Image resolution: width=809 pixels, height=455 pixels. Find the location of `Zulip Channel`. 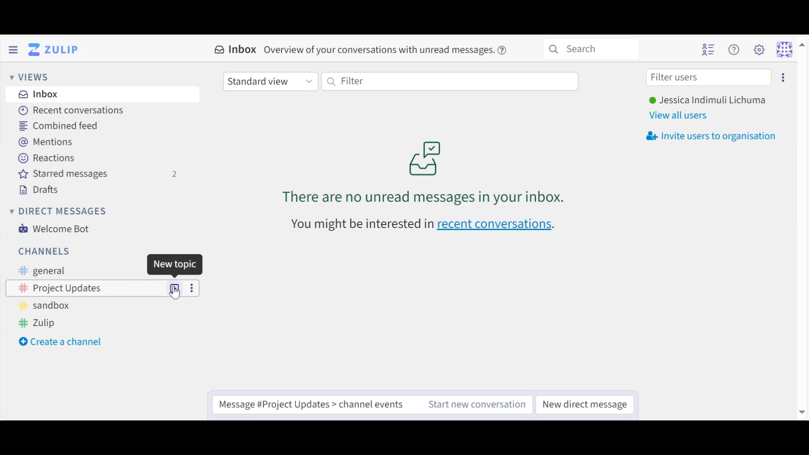

Zulip Channel is located at coordinates (43, 324).